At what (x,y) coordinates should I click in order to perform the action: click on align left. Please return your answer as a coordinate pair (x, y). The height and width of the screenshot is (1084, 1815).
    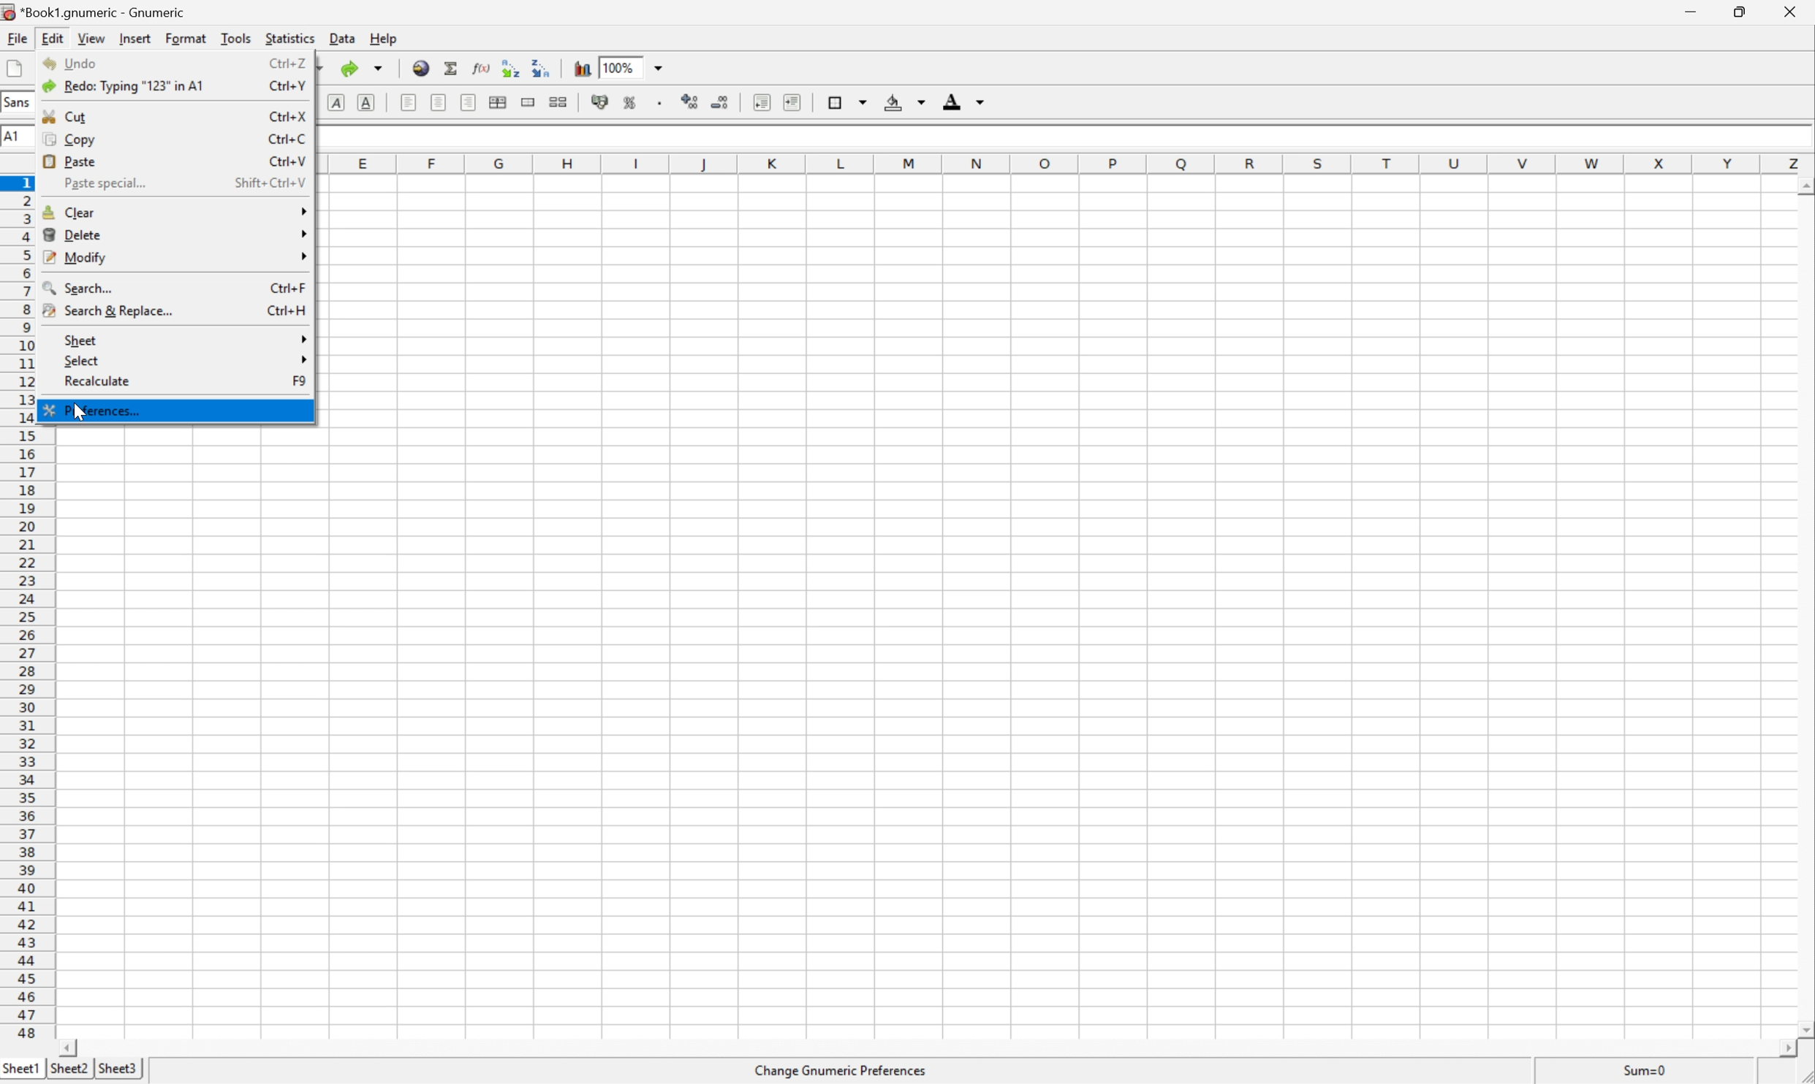
    Looking at the image, I should click on (409, 102).